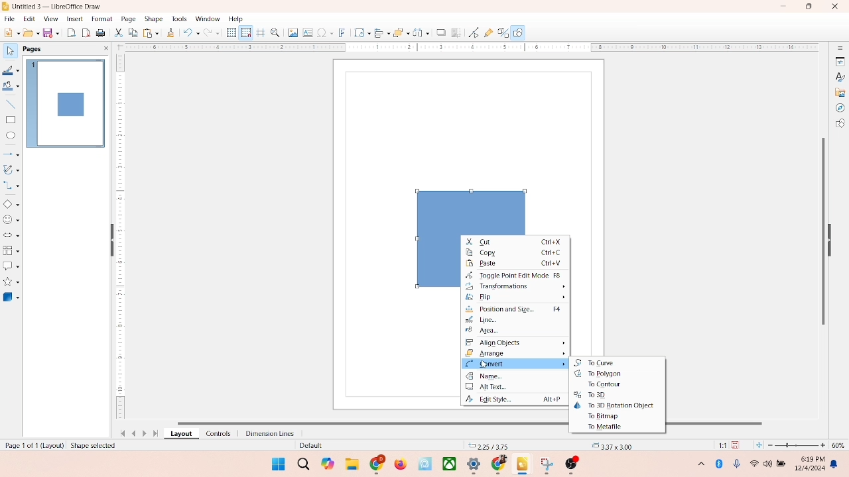 The width and height of the screenshot is (849, 477). What do you see at coordinates (699, 463) in the screenshot?
I see `more` at bounding box center [699, 463].